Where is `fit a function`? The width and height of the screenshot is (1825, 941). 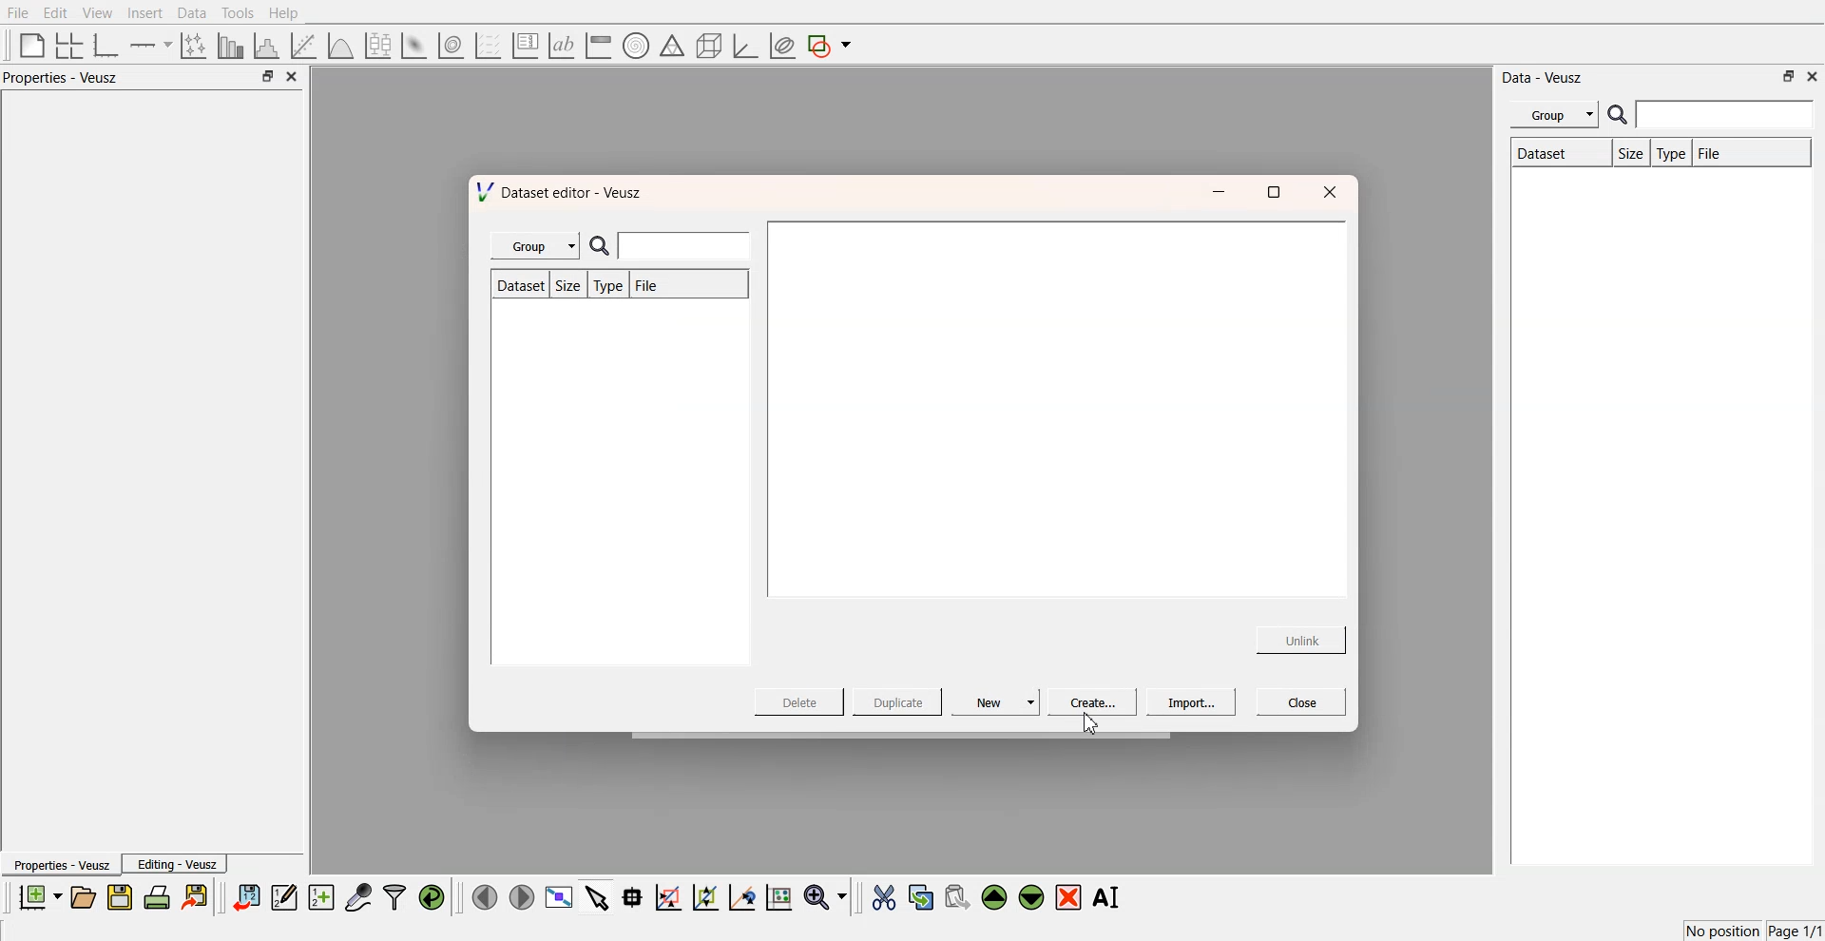
fit a function is located at coordinates (305, 44).